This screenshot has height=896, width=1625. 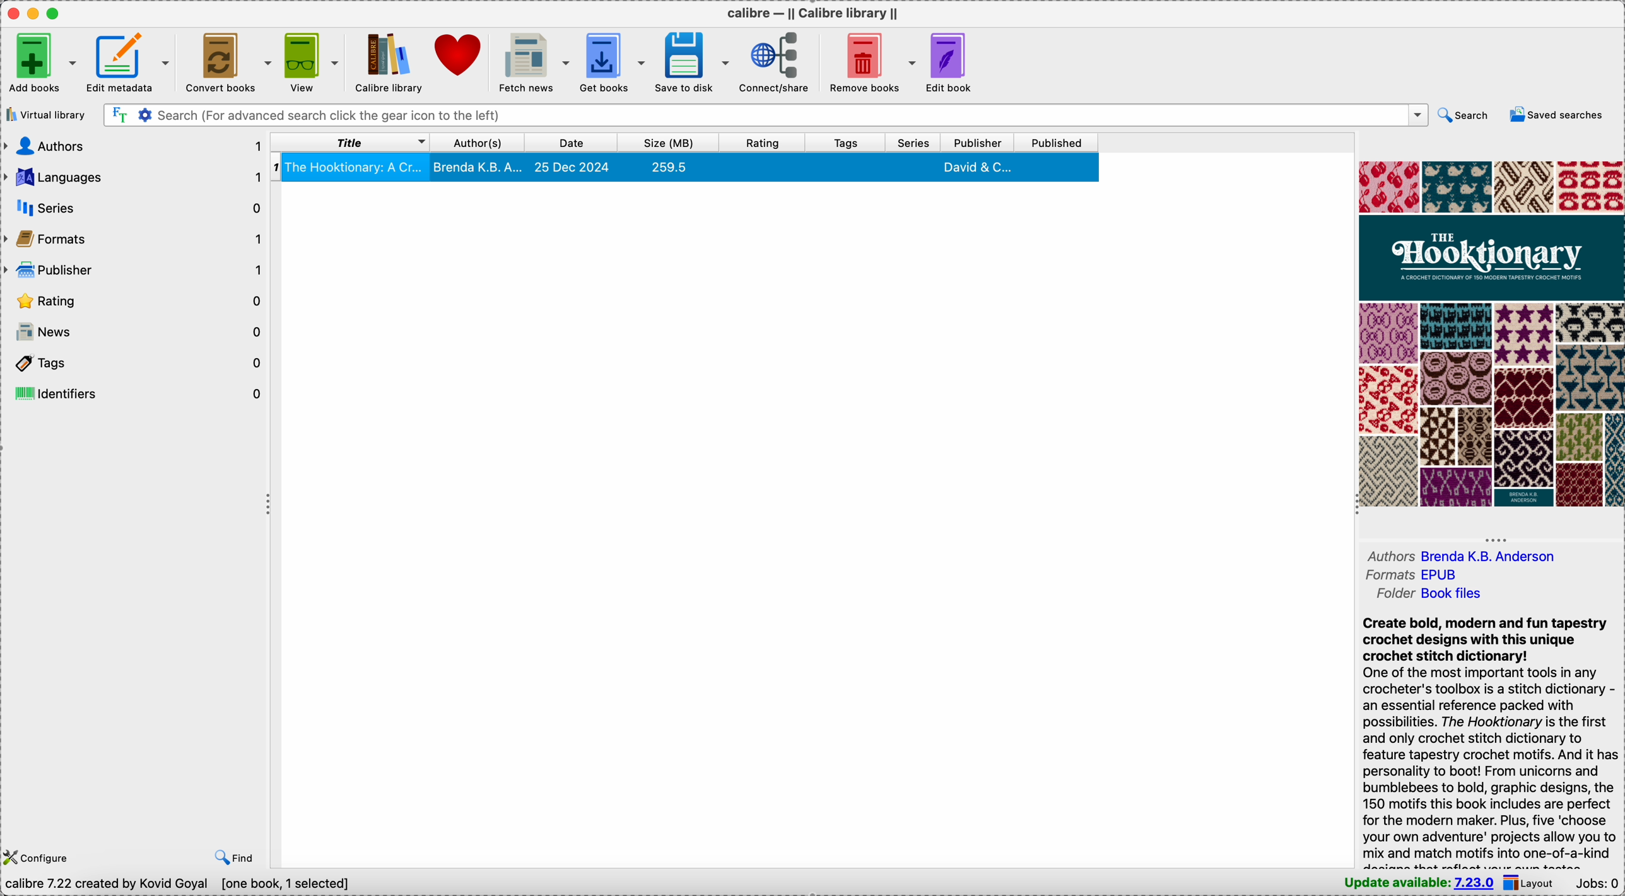 I want to click on configure, so click(x=40, y=856).